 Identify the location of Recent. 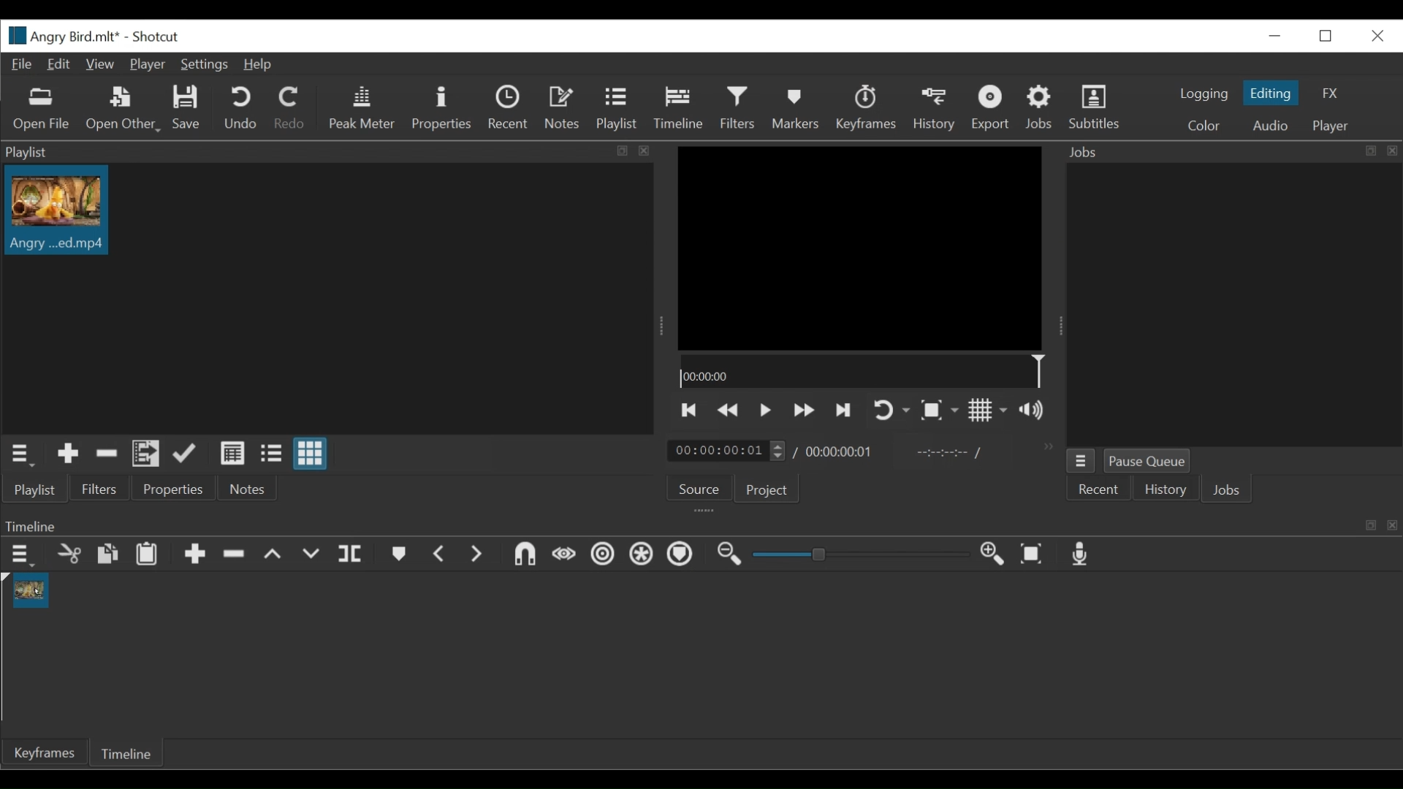
(1103, 491).